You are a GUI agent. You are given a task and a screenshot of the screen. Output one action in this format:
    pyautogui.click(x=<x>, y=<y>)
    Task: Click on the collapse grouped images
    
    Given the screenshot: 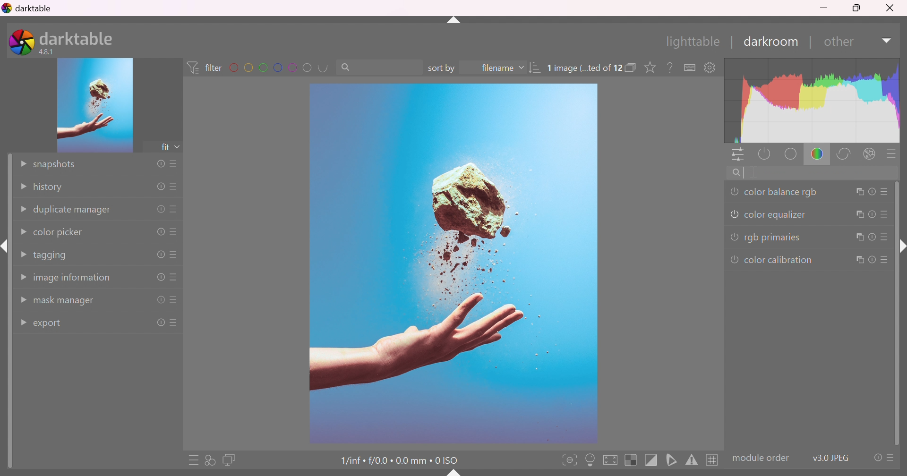 What is the action you would take?
    pyautogui.click(x=632, y=66)
    